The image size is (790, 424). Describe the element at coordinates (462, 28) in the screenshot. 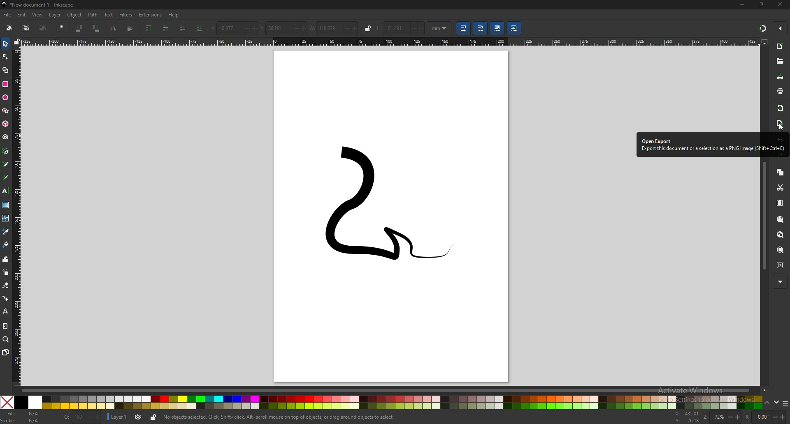

I see `scale stroke` at that location.